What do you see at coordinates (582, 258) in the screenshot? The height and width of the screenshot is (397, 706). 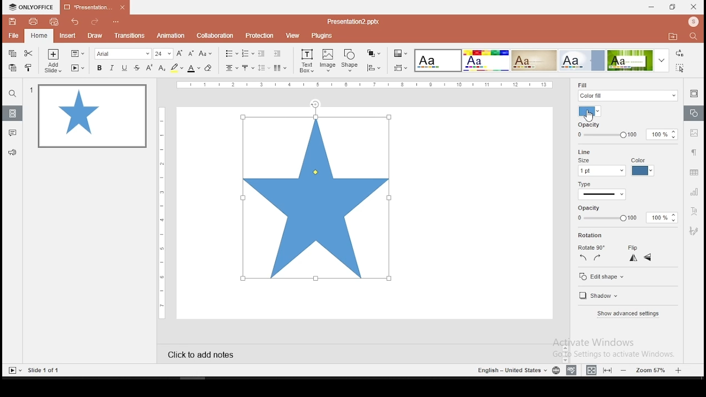 I see `rotate 90 counterclockwise` at bounding box center [582, 258].